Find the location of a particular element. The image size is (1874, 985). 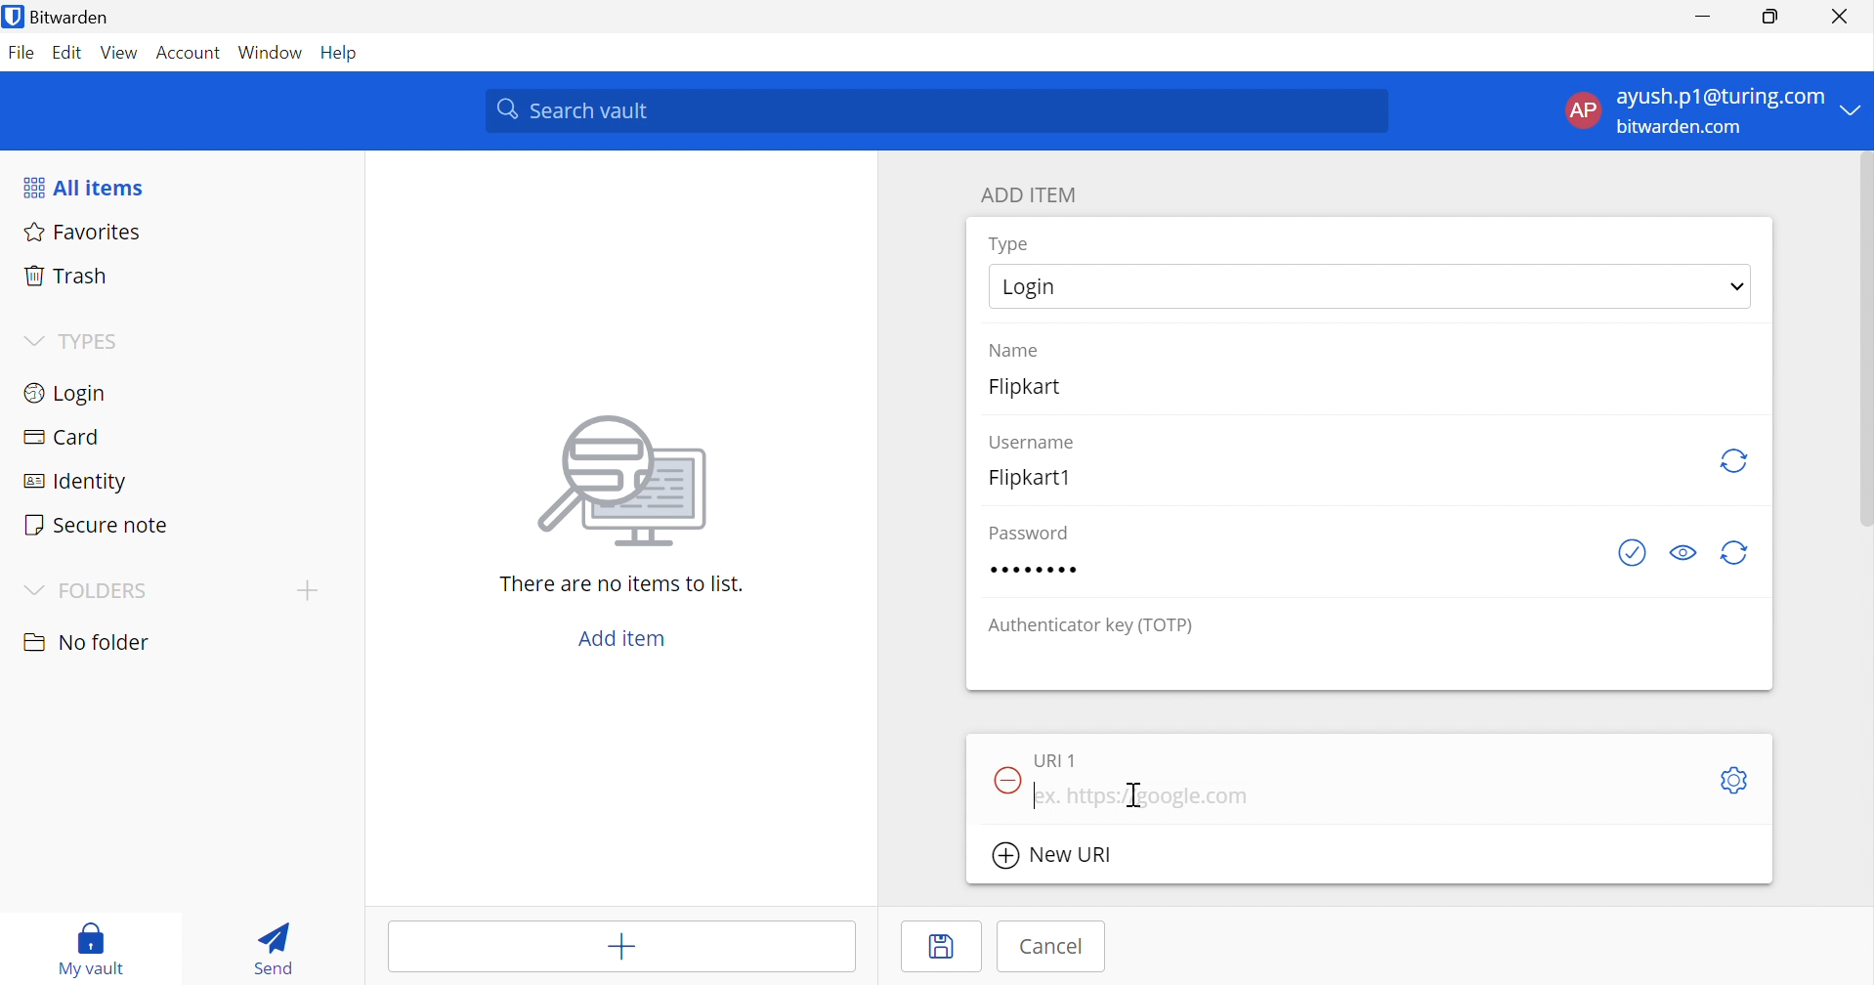

There are no items to list. is located at coordinates (623, 586).